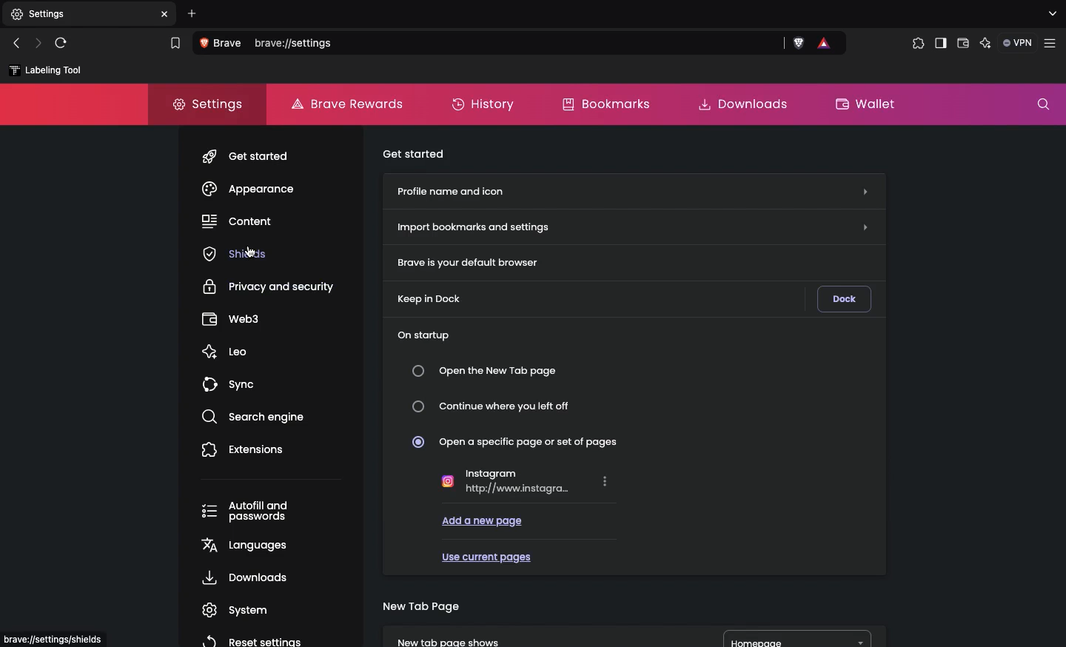 Image resolution: width=1066 pixels, height=647 pixels. What do you see at coordinates (516, 442) in the screenshot?
I see `Open a specific page or set of pages` at bounding box center [516, 442].